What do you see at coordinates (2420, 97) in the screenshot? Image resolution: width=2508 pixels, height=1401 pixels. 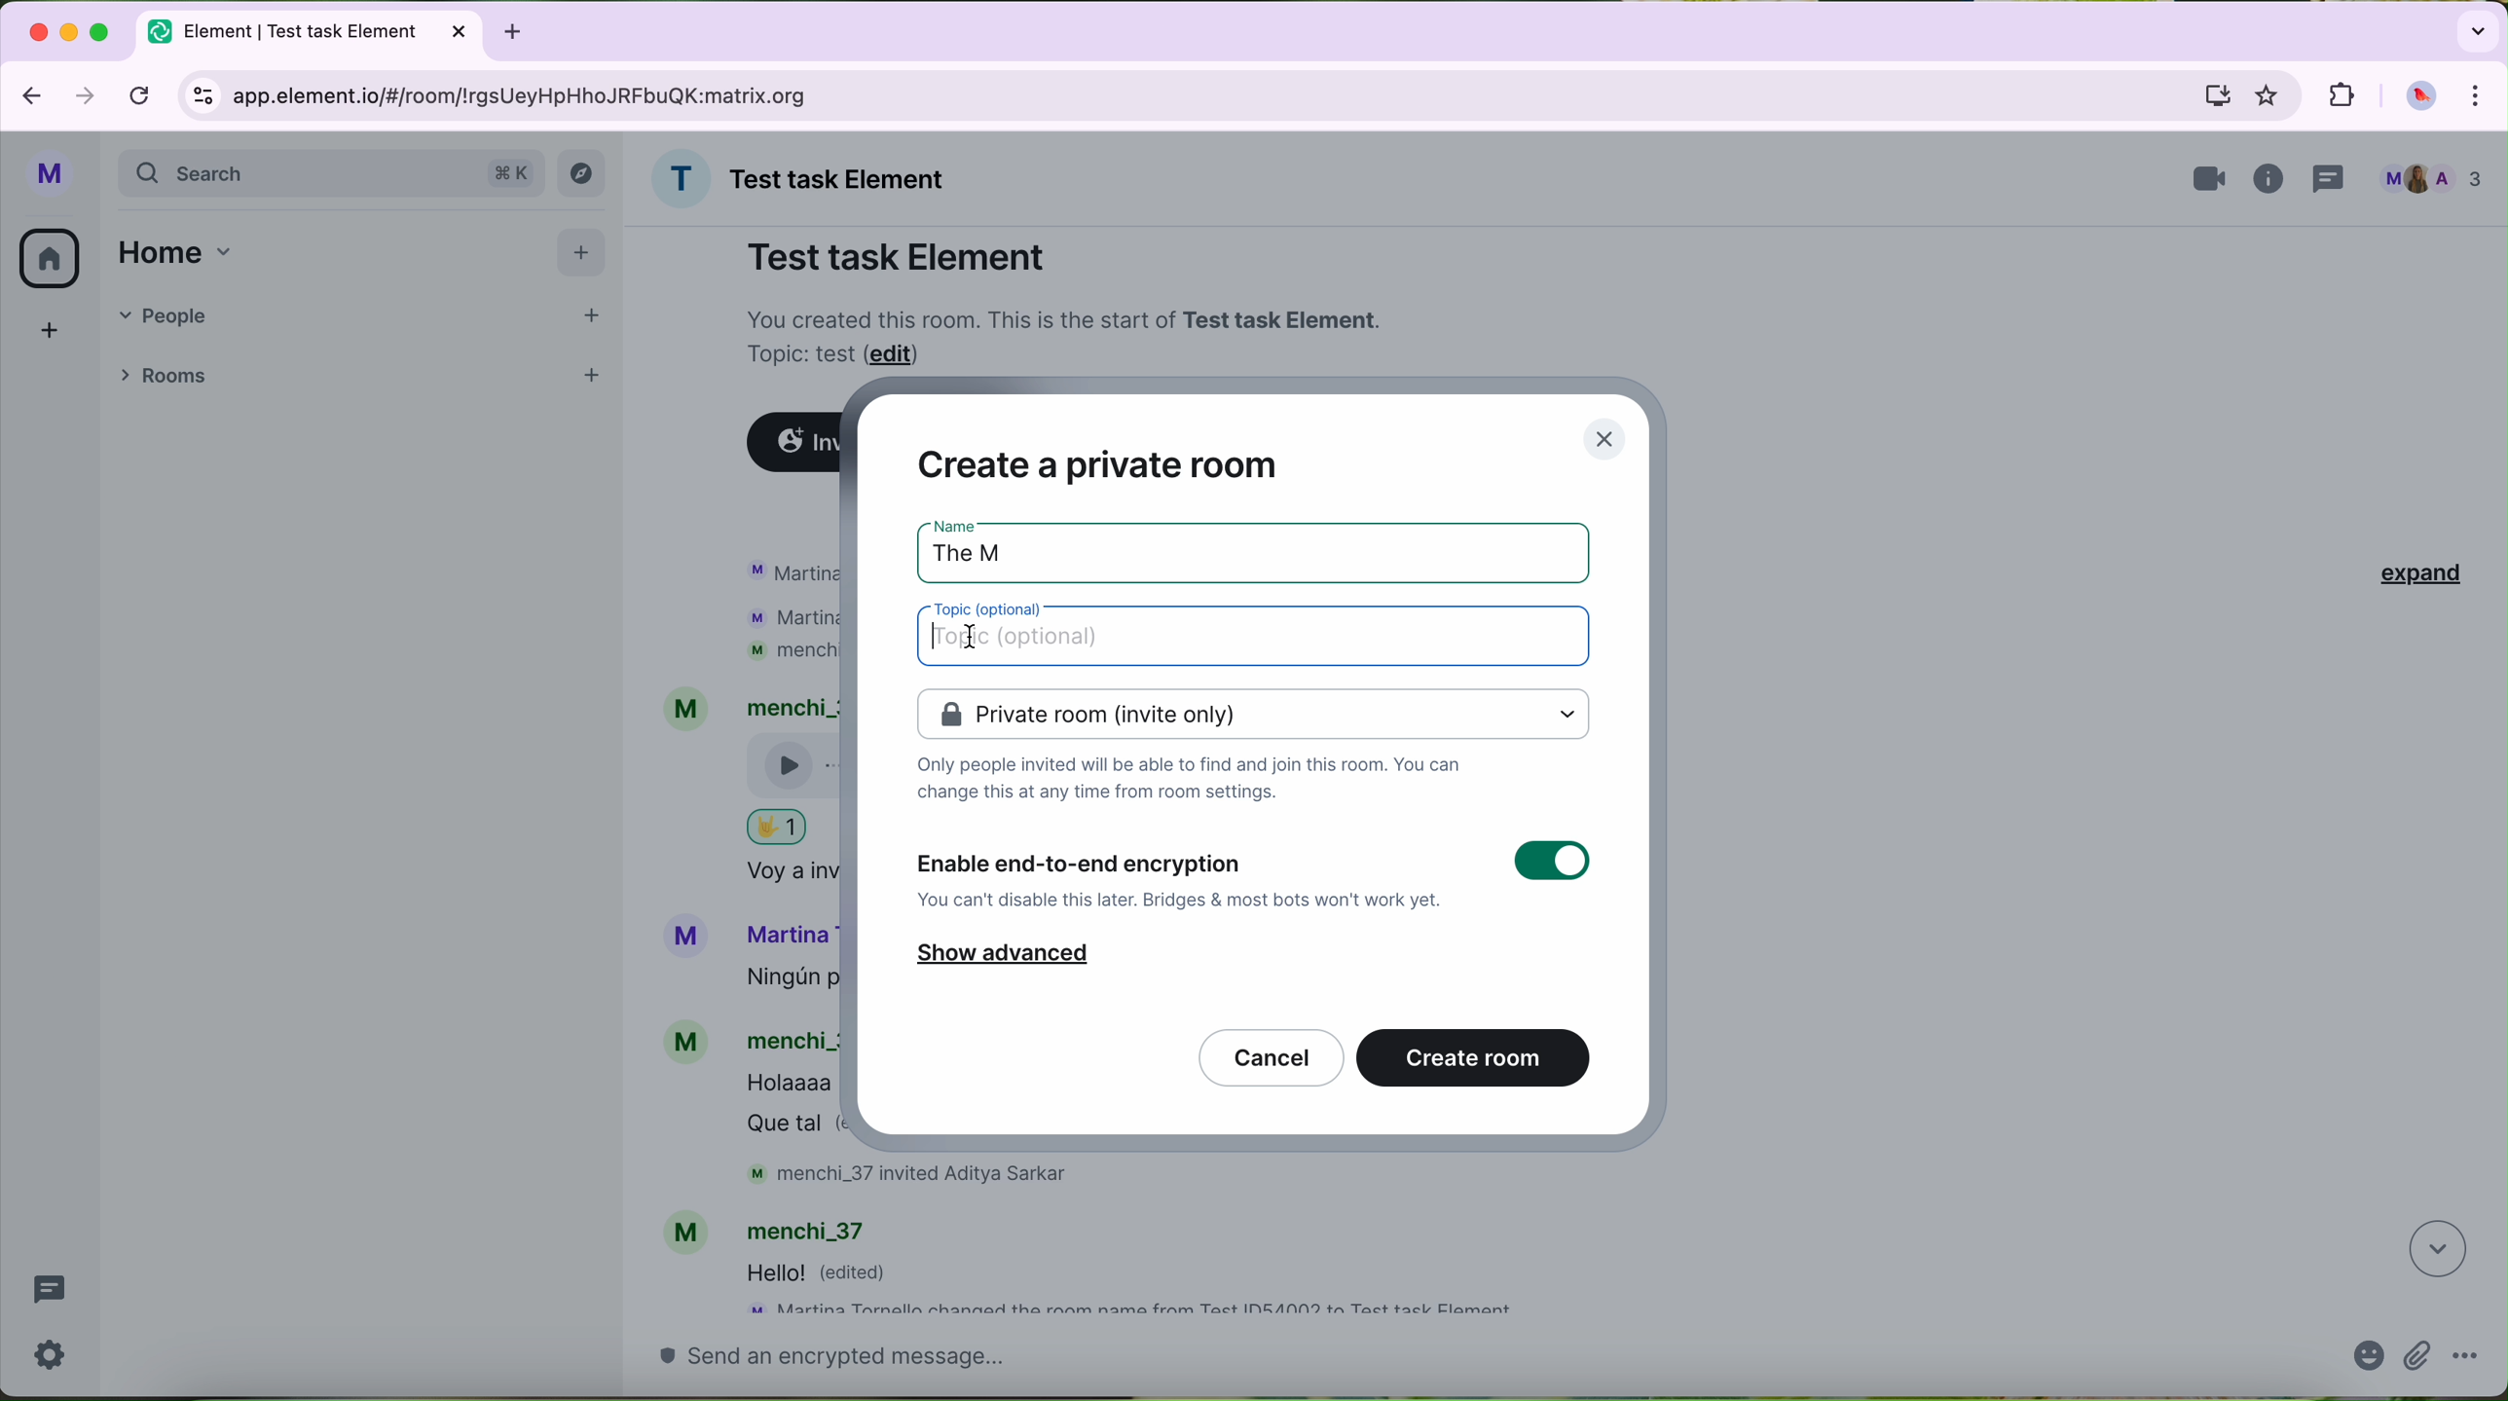 I see `profile picture` at bounding box center [2420, 97].